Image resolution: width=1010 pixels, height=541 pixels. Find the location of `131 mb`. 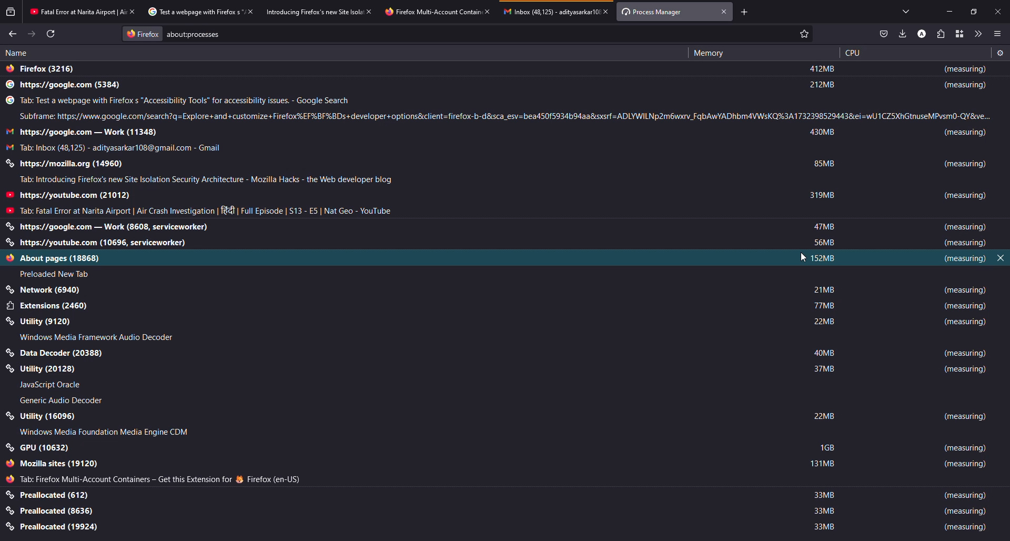

131 mb is located at coordinates (823, 465).